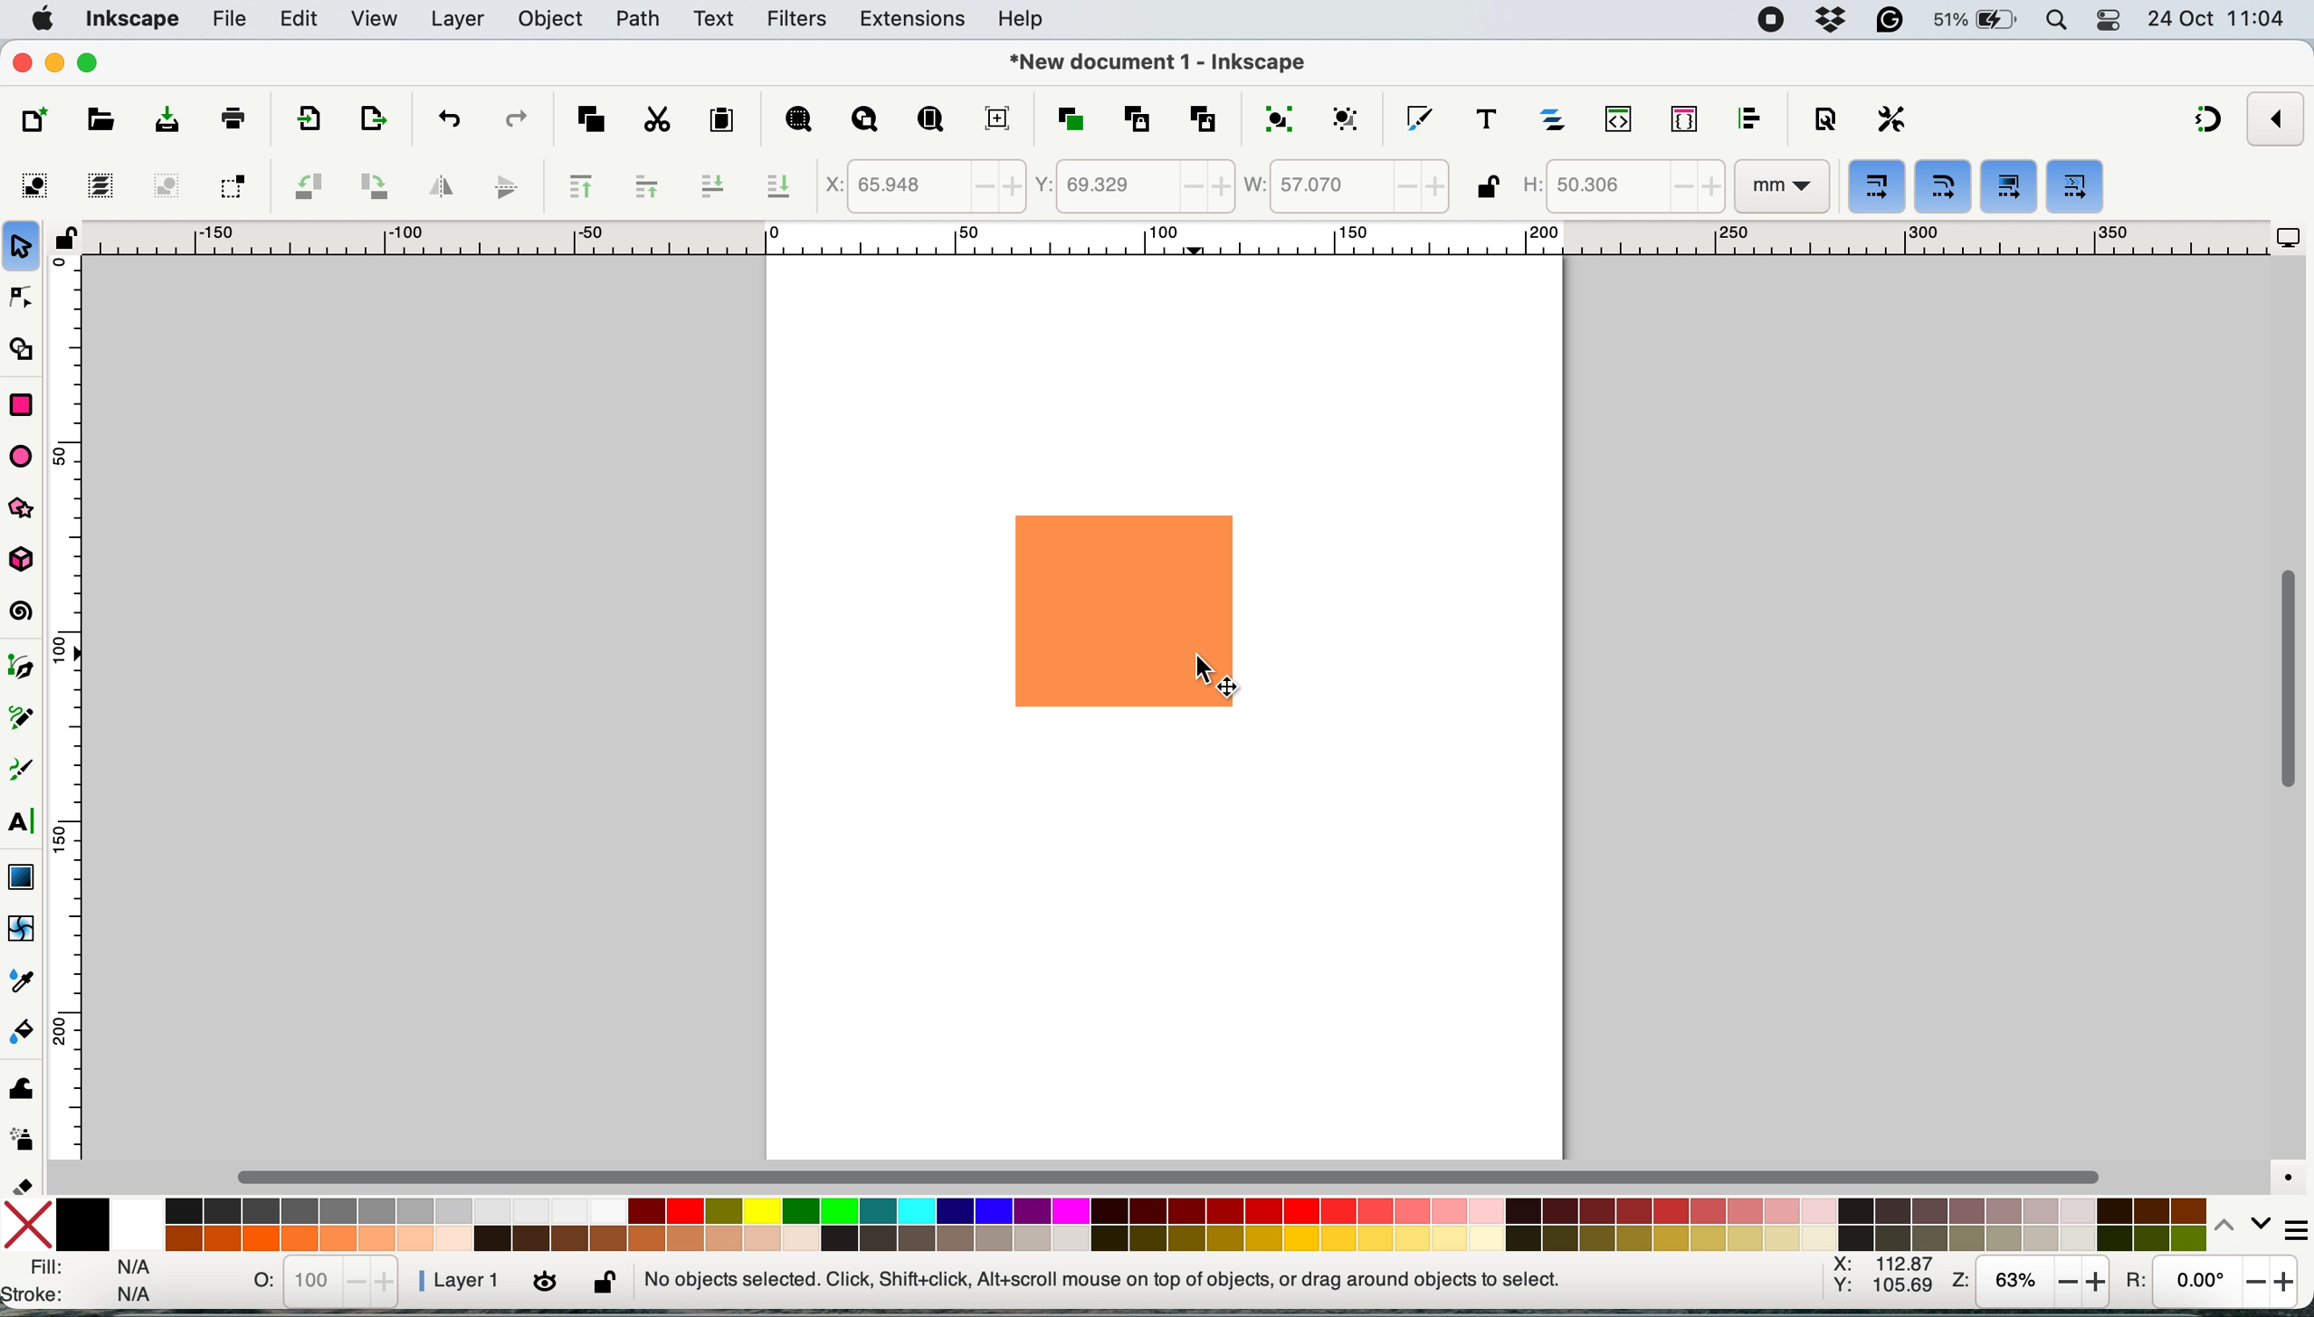  Describe the element at coordinates (515, 118) in the screenshot. I see `redo` at that location.